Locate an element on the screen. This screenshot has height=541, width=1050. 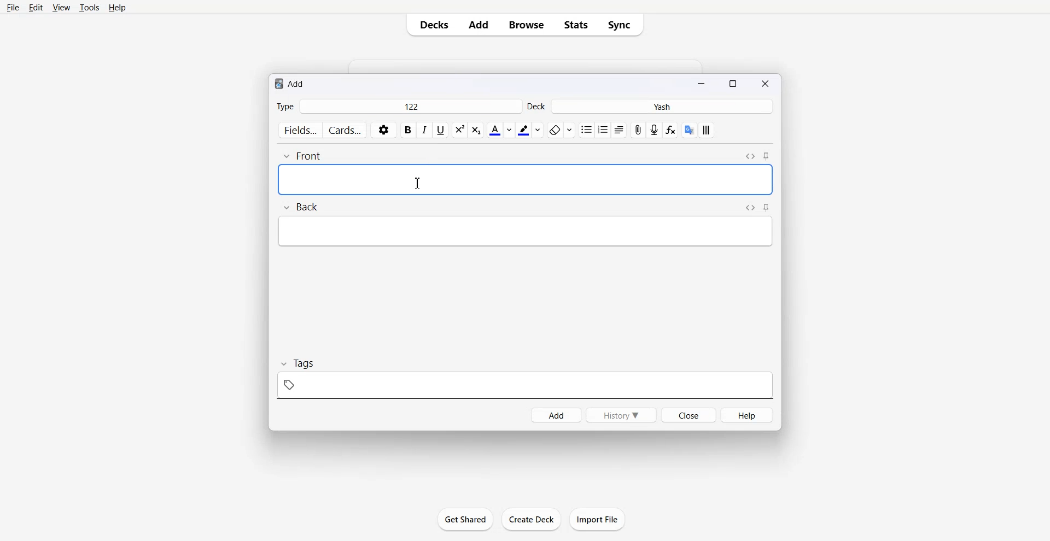
Create Deck is located at coordinates (531, 519).